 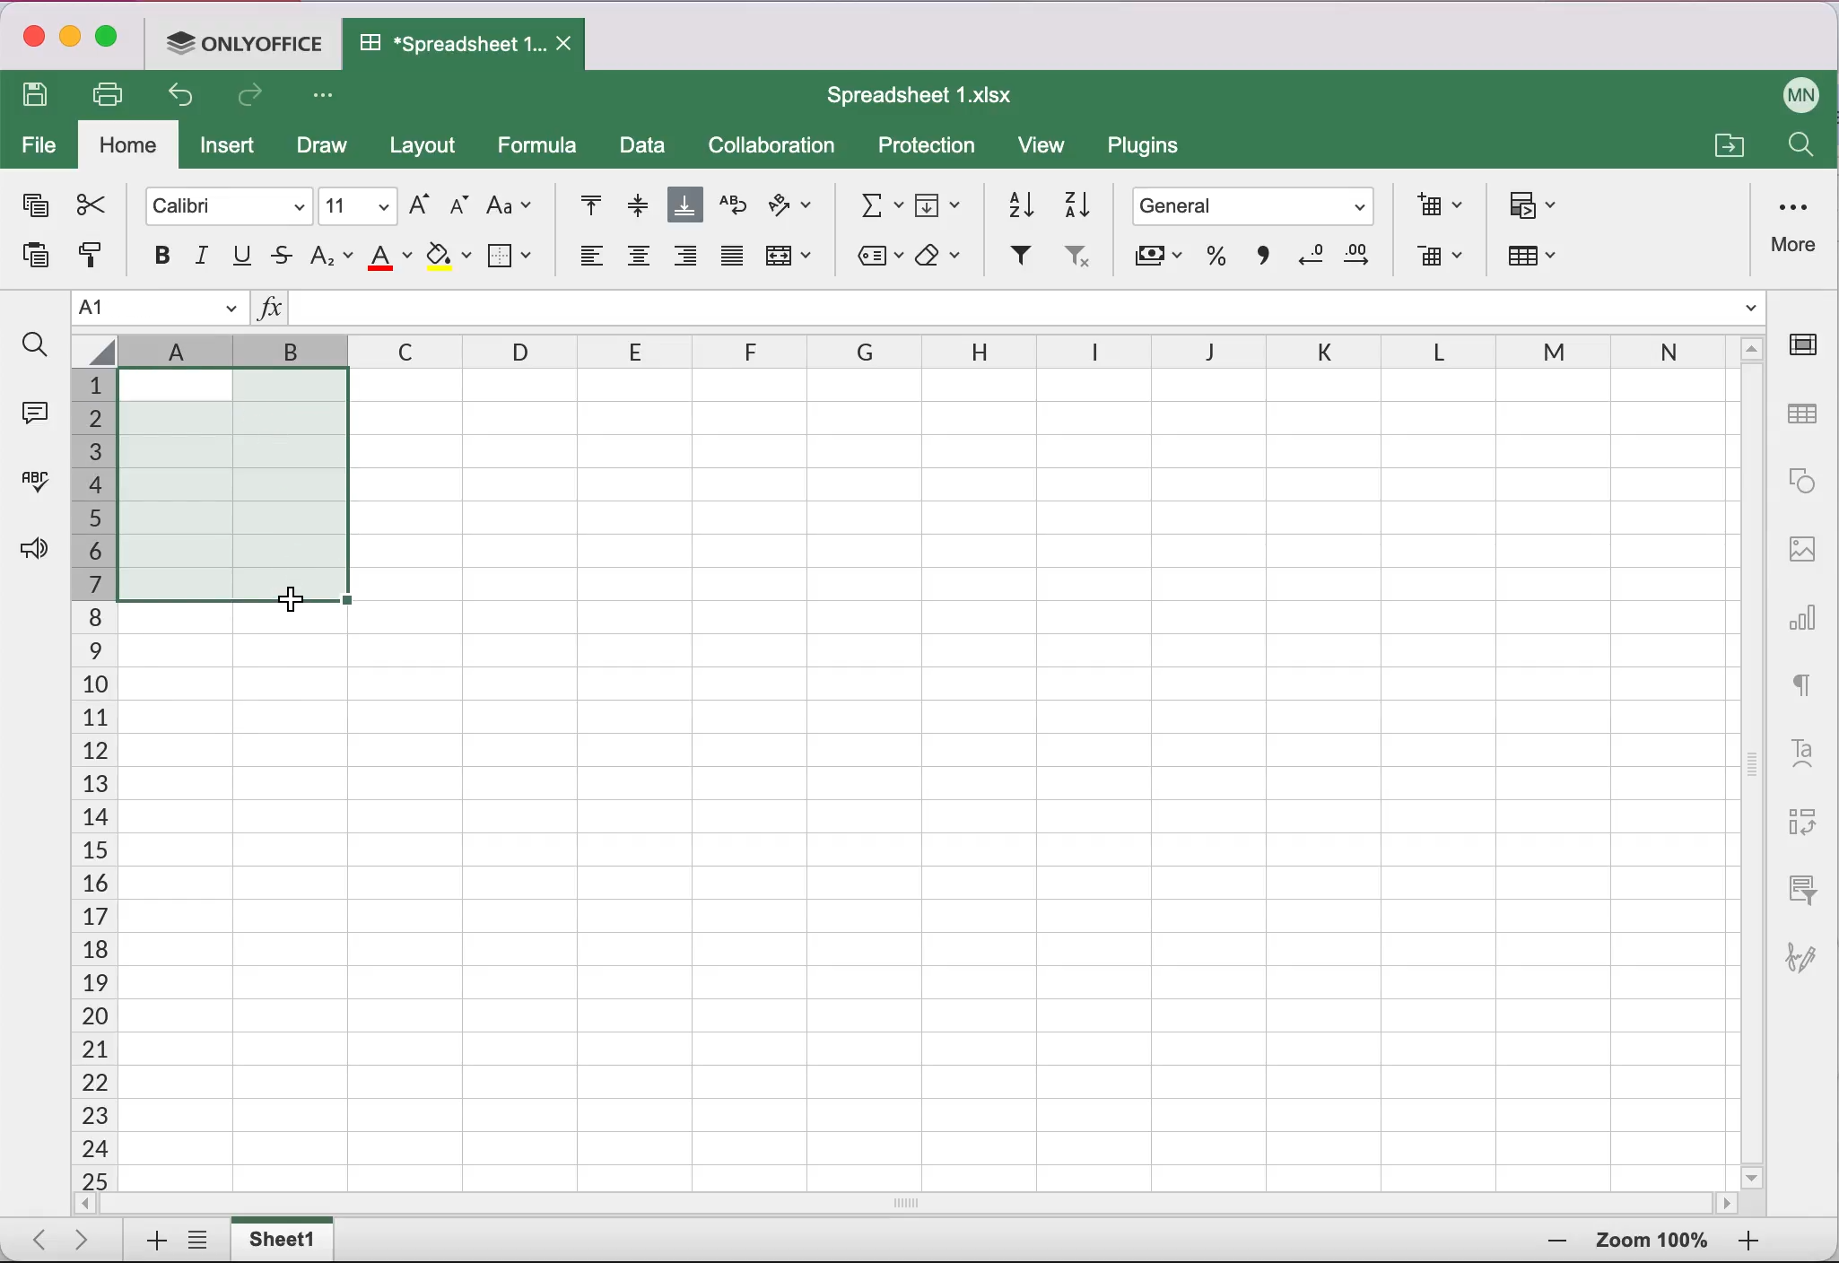 What do you see at coordinates (1156, 261) in the screenshot?
I see `accounting style` at bounding box center [1156, 261].